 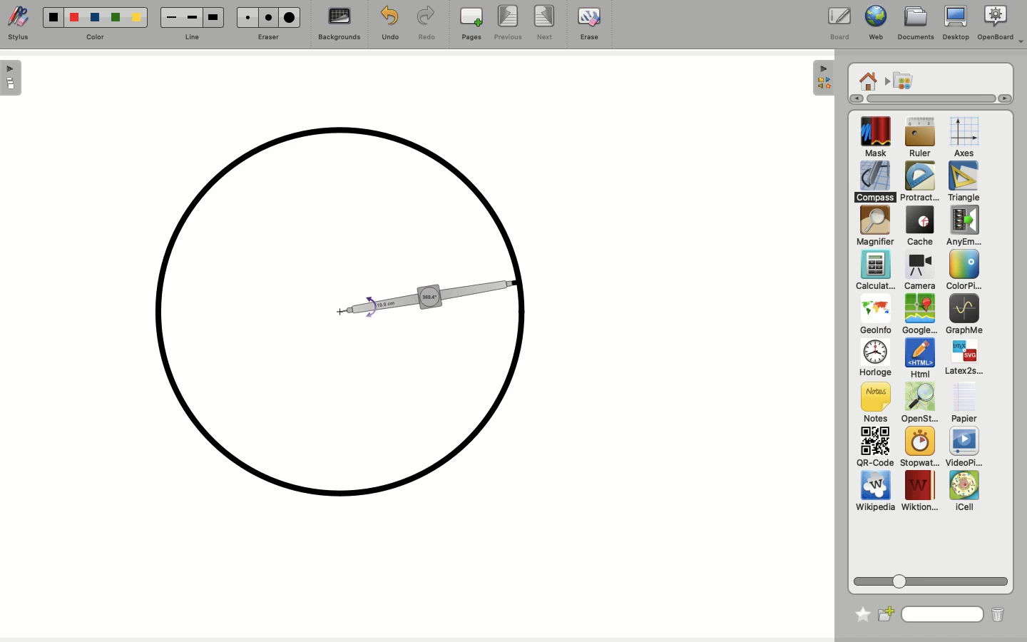 I want to click on Previous, so click(x=508, y=24).